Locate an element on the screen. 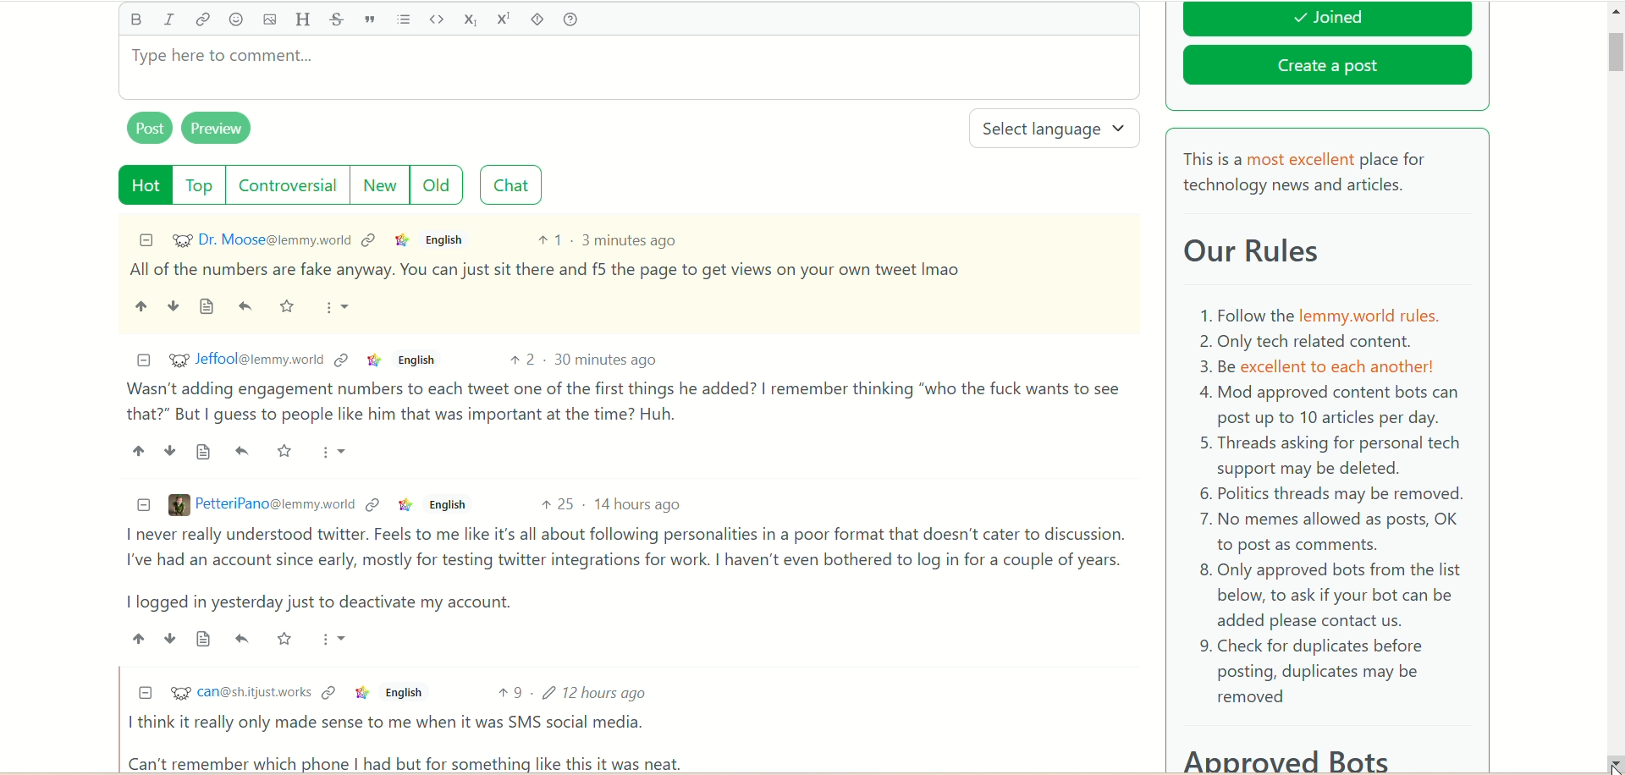  subscript is located at coordinates (471, 19).